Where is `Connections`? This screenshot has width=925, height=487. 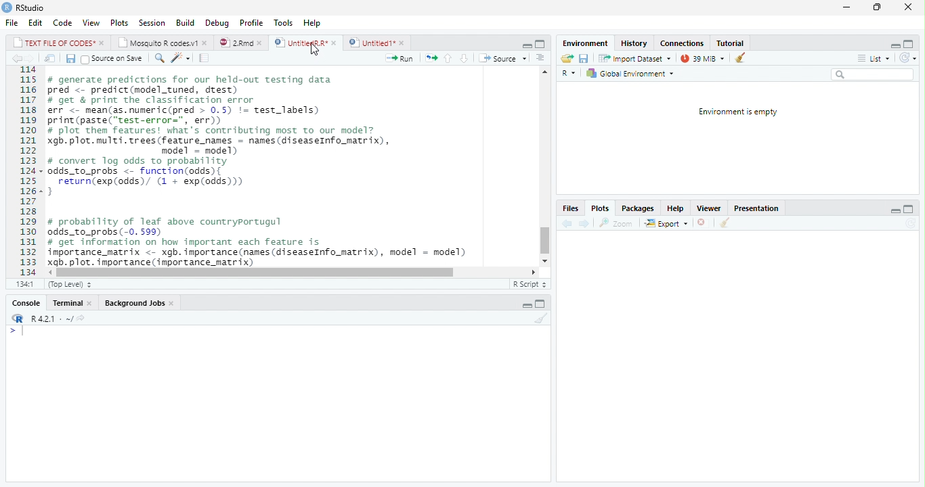 Connections is located at coordinates (682, 43).